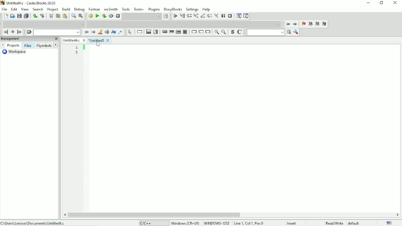  What do you see at coordinates (265, 32) in the screenshot?
I see `Run search` at bounding box center [265, 32].